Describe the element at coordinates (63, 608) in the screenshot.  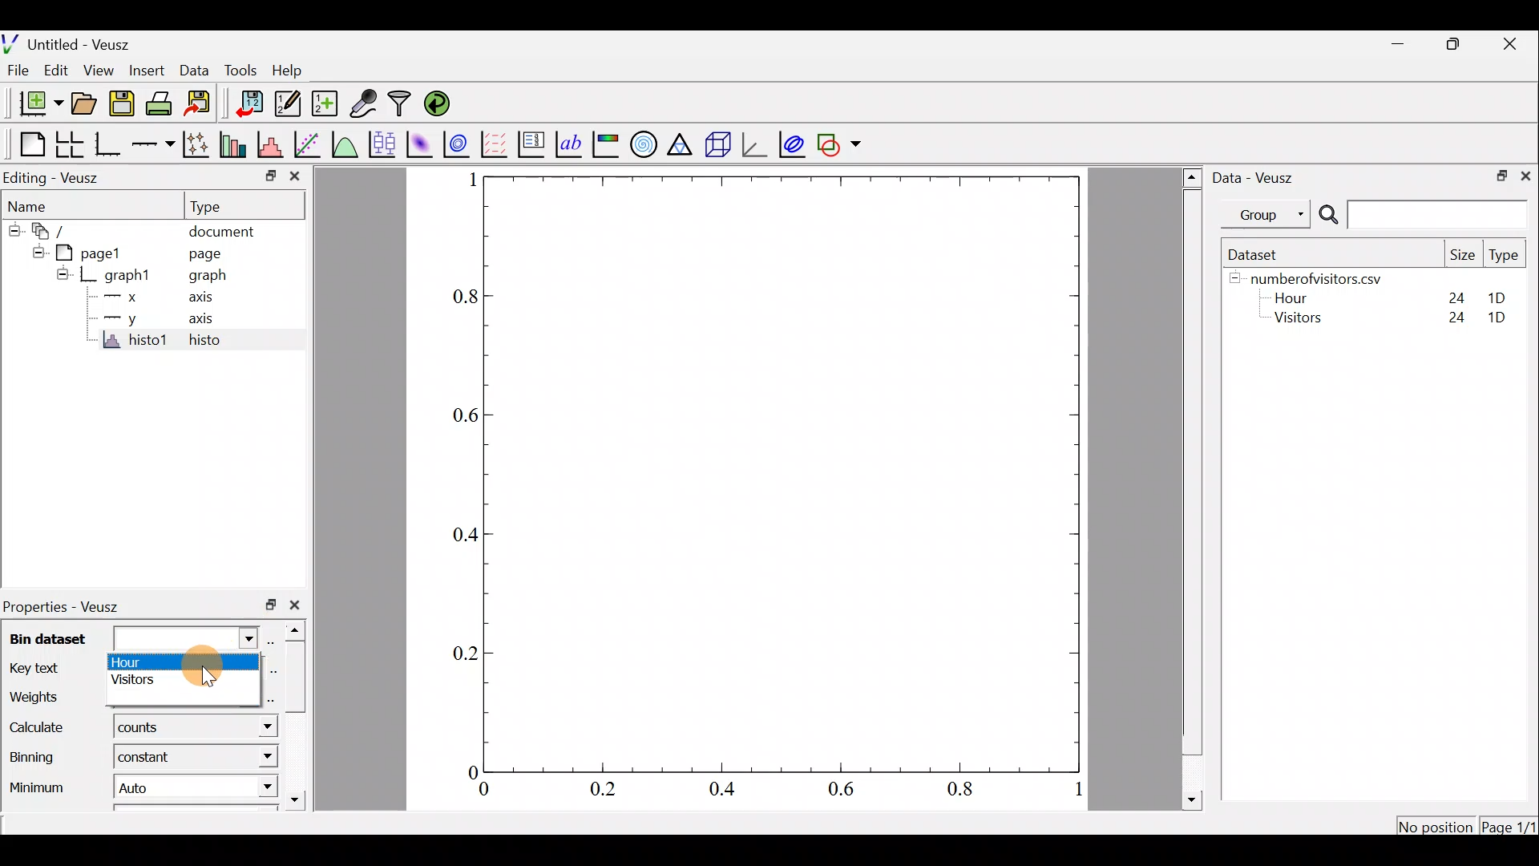
I see `Properties - Veusz` at that location.